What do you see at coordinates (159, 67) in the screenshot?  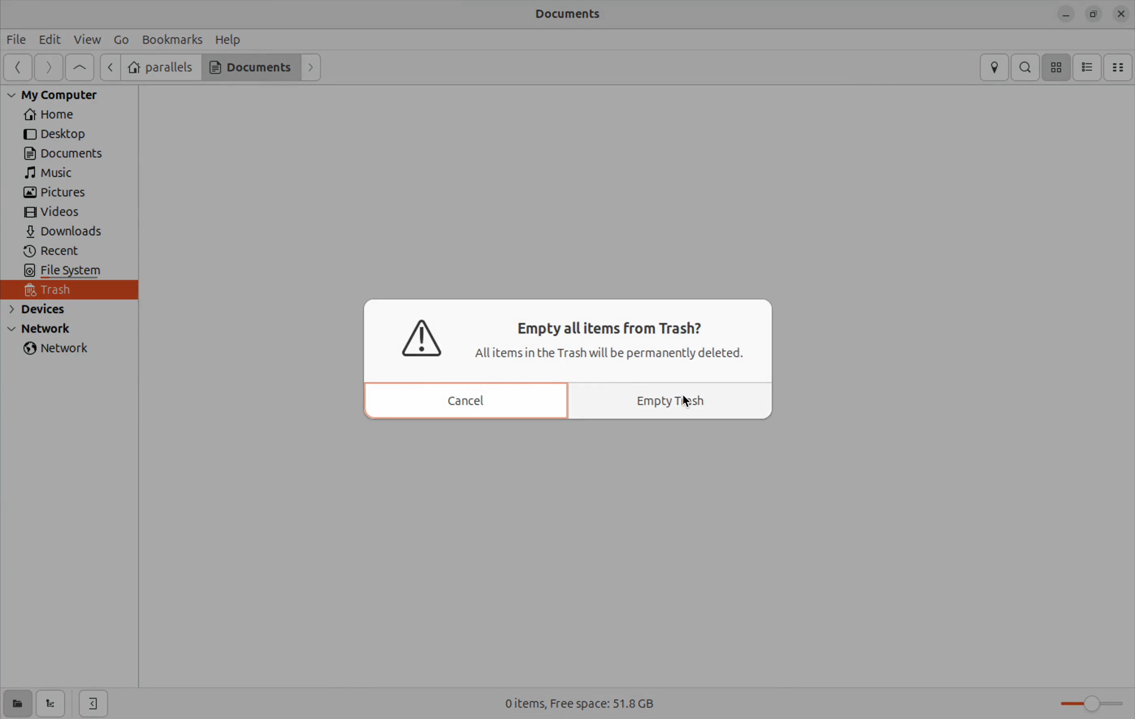 I see `parallels` at bounding box center [159, 67].